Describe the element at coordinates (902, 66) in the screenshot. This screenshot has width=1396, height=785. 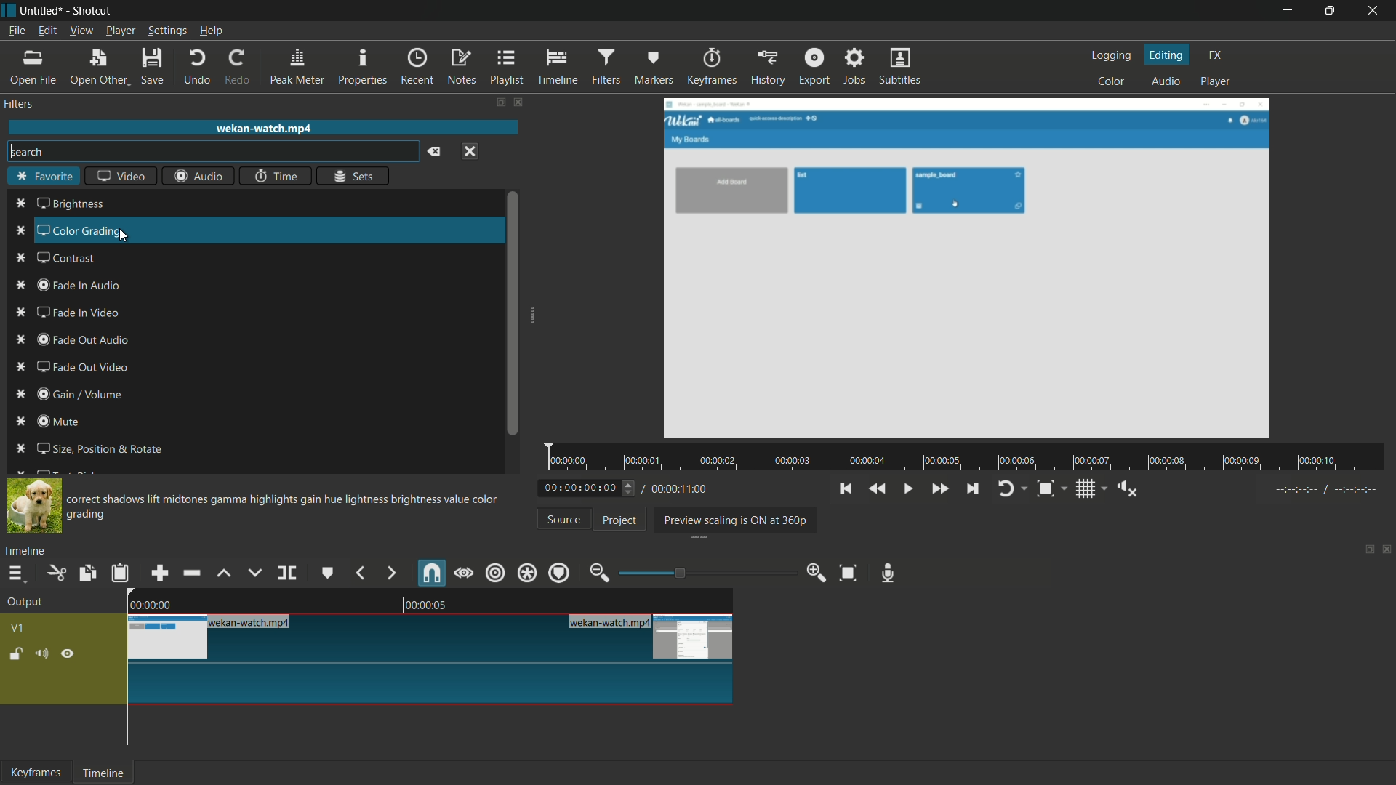
I see `subtitles` at that location.